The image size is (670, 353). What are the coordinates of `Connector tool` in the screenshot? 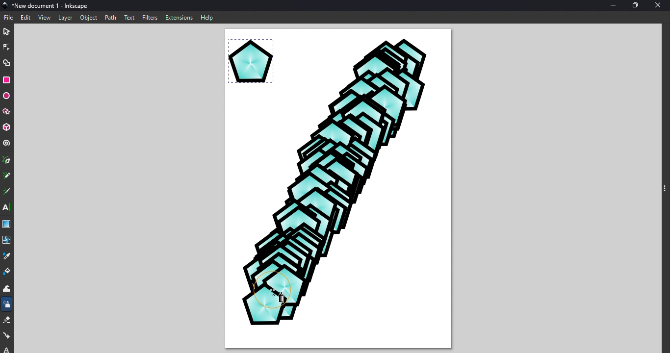 It's located at (8, 334).